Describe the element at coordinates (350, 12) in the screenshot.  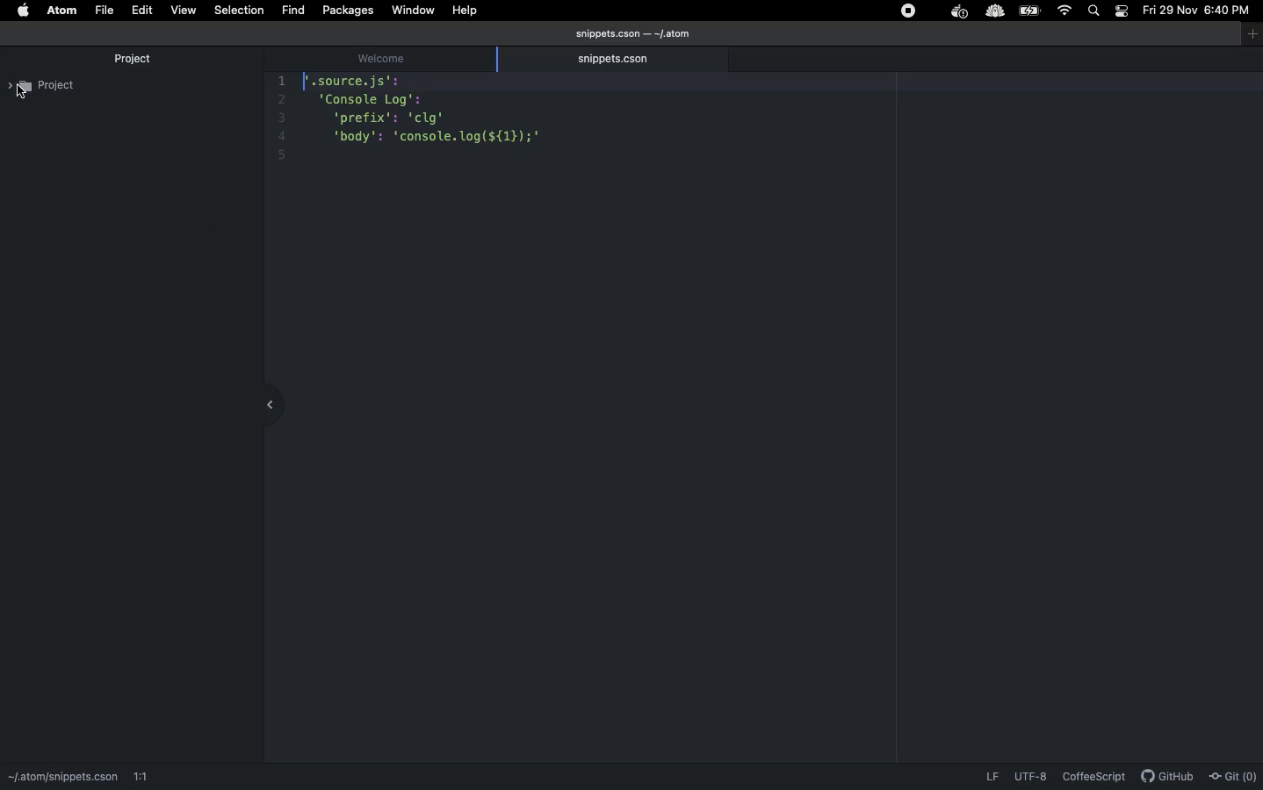
I see `Packages` at that location.